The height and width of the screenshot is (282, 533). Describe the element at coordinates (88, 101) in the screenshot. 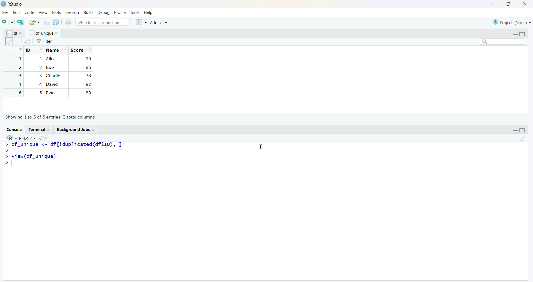

I see `88` at that location.